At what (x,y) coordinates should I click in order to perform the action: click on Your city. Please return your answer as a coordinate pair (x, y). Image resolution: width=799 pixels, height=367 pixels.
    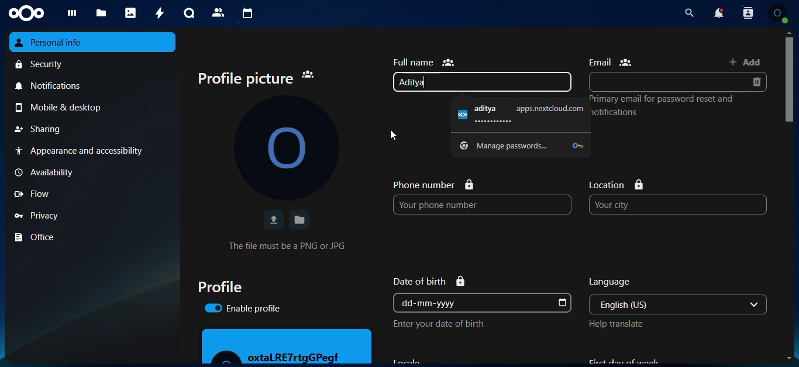
    Looking at the image, I should click on (678, 205).